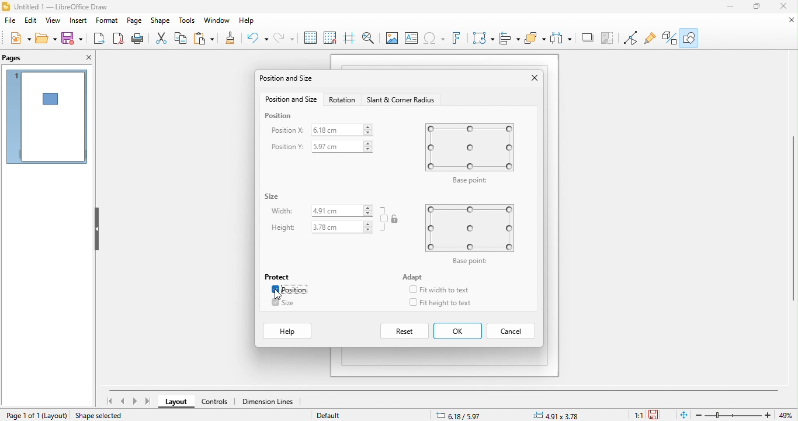  Describe the element at coordinates (279, 275) in the screenshot. I see `protect` at that location.